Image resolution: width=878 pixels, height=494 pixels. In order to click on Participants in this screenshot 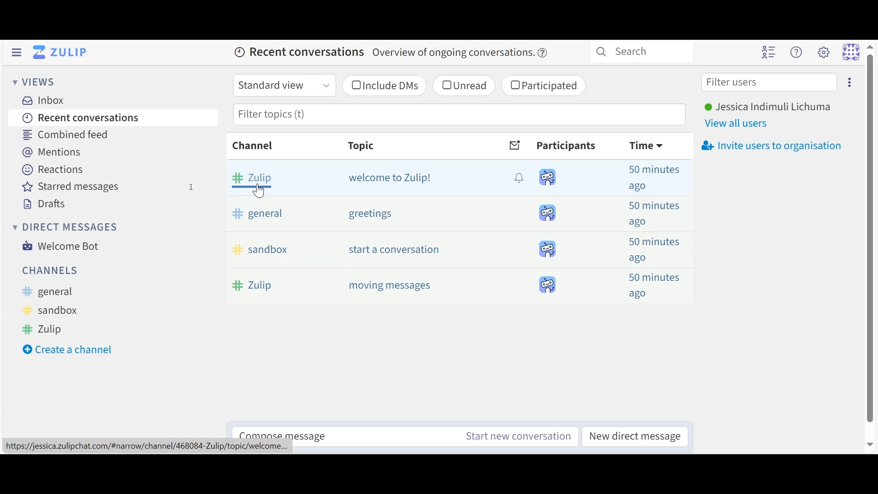, I will do `click(557, 146)`.